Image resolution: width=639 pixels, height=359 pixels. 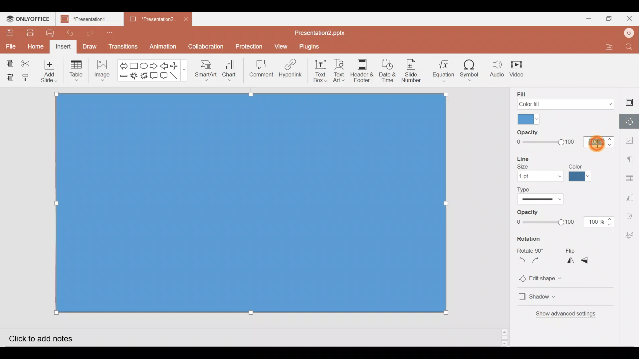 What do you see at coordinates (545, 138) in the screenshot?
I see `Fill Opacity slide bar` at bounding box center [545, 138].